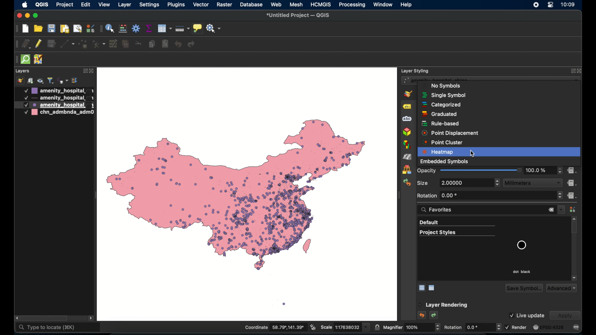  Describe the element at coordinates (92, 318) in the screenshot. I see `scroll right arrow` at that location.